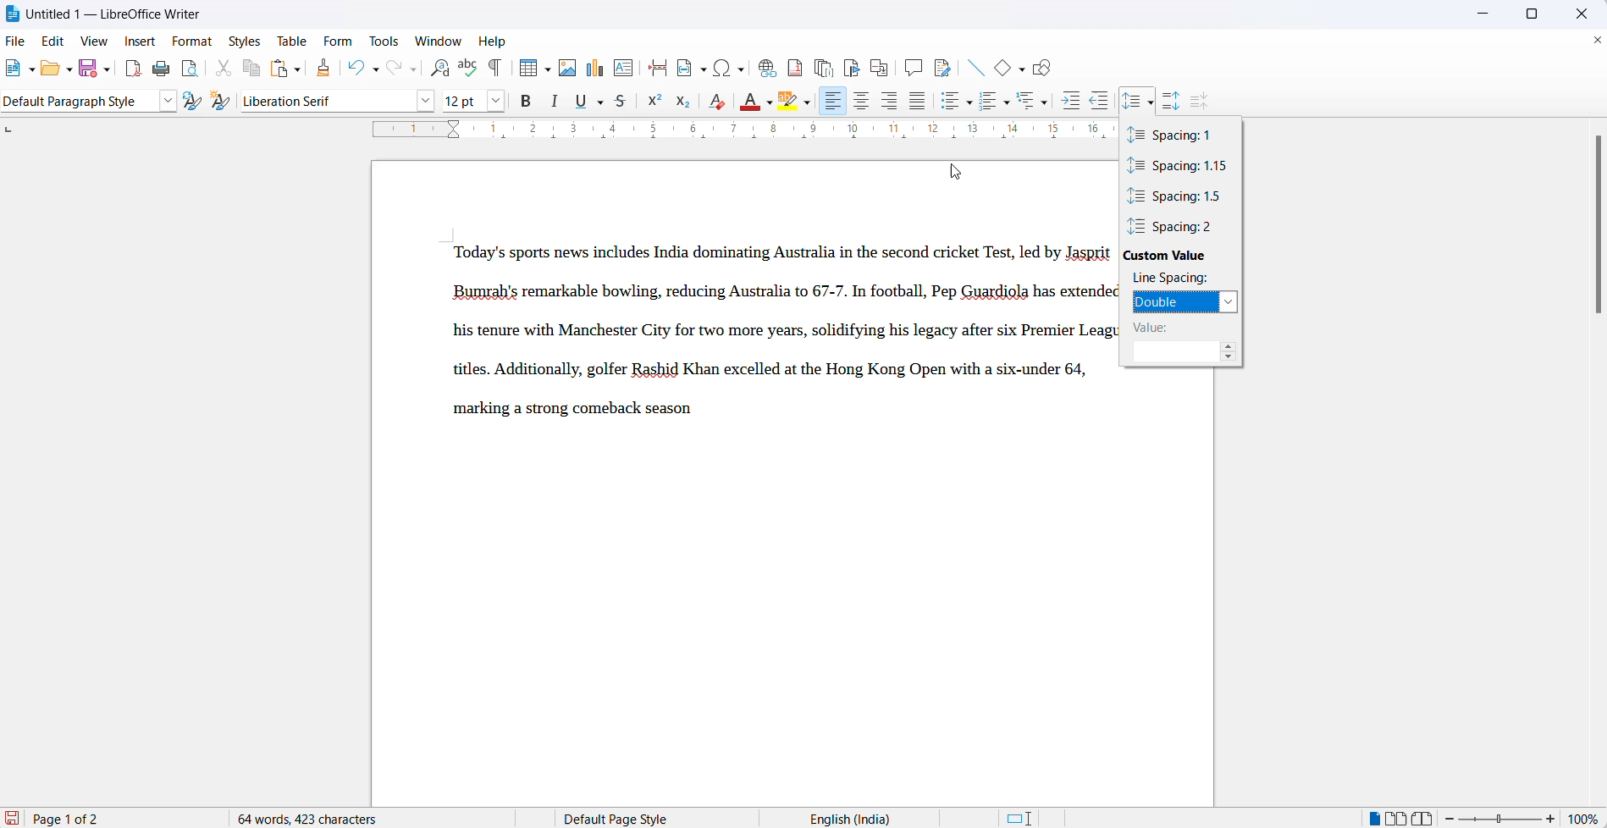 The width and height of the screenshot is (1607, 828). Describe the element at coordinates (33, 71) in the screenshot. I see `new file options` at that location.